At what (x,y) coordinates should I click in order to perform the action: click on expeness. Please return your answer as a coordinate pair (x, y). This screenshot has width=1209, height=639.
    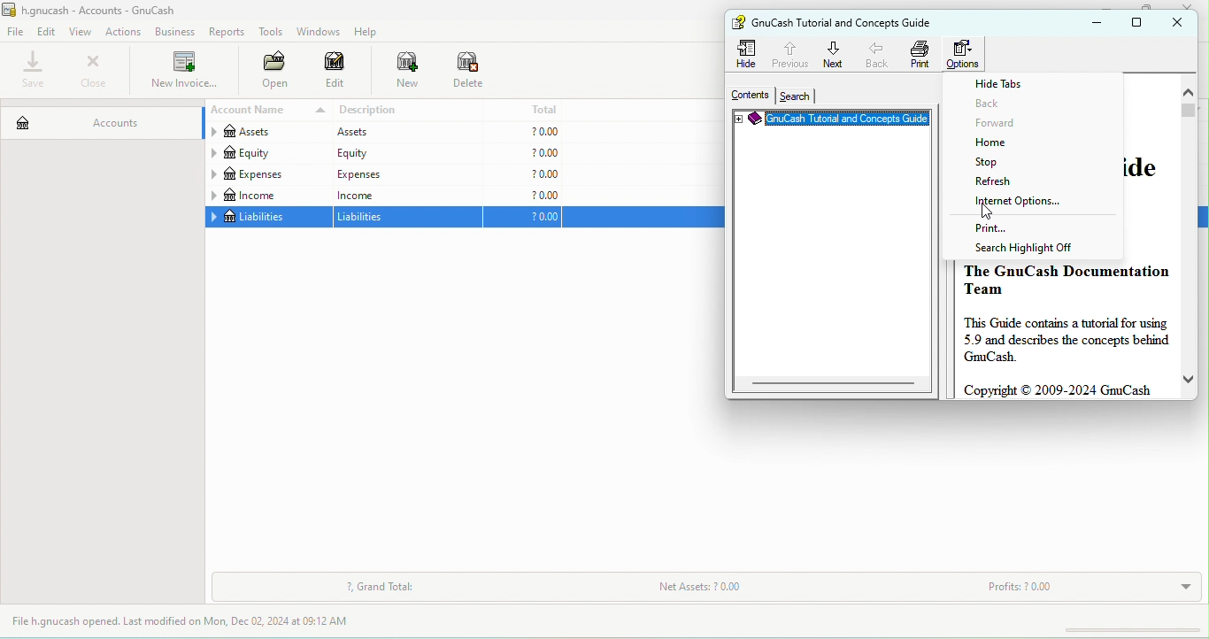
    Looking at the image, I should click on (404, 173).